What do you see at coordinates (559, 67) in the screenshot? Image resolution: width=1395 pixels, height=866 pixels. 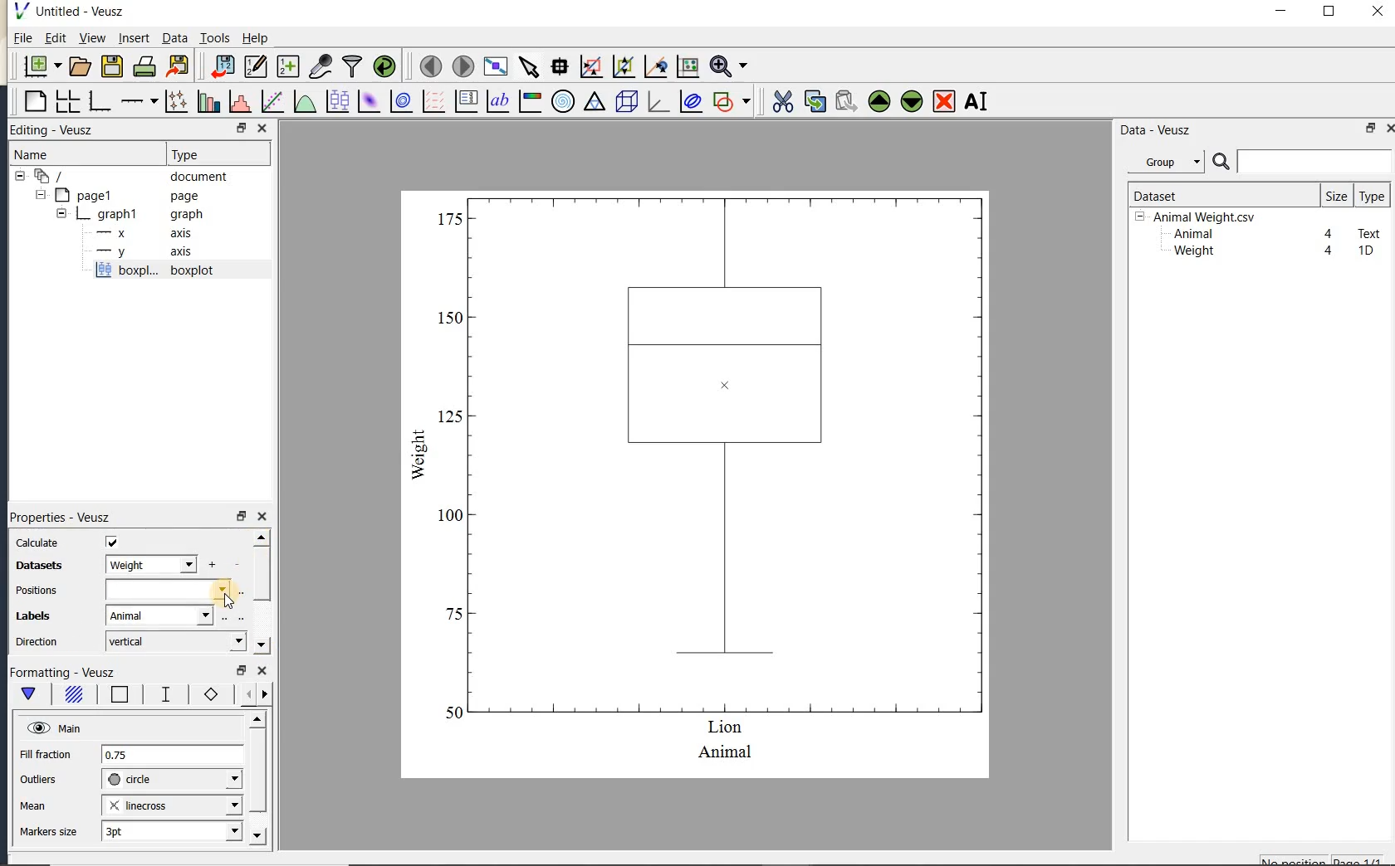 I see `read data points on the graph` at bounding box center [559, 67].